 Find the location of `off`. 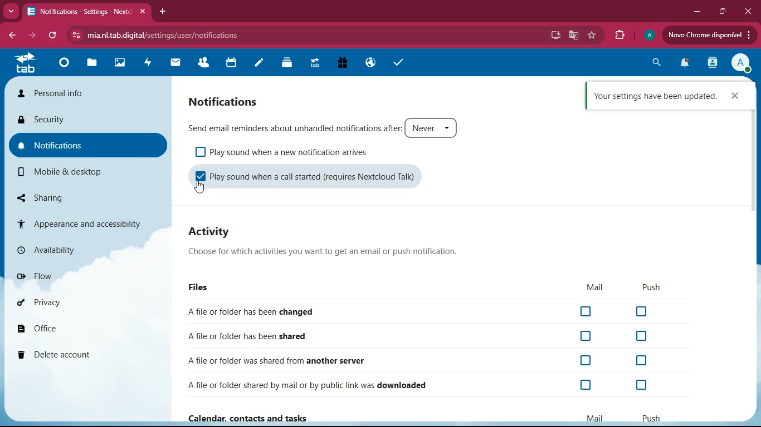

off is located at coordinates (643, 335).